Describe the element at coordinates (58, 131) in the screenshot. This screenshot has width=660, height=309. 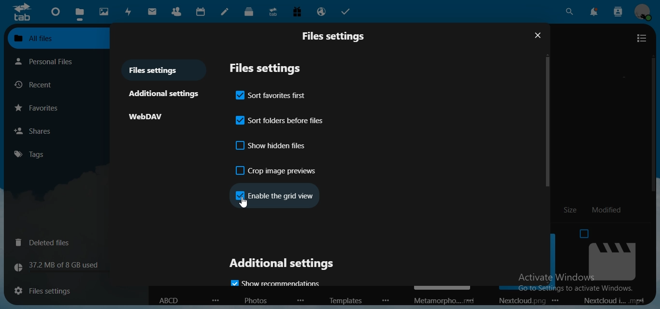
I see `shares` at that location.